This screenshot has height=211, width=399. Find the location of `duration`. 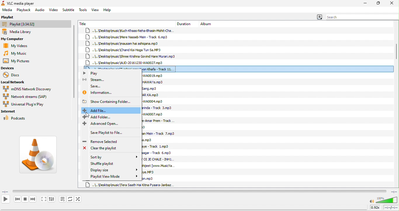

duration is located at coordinates (185, 23).